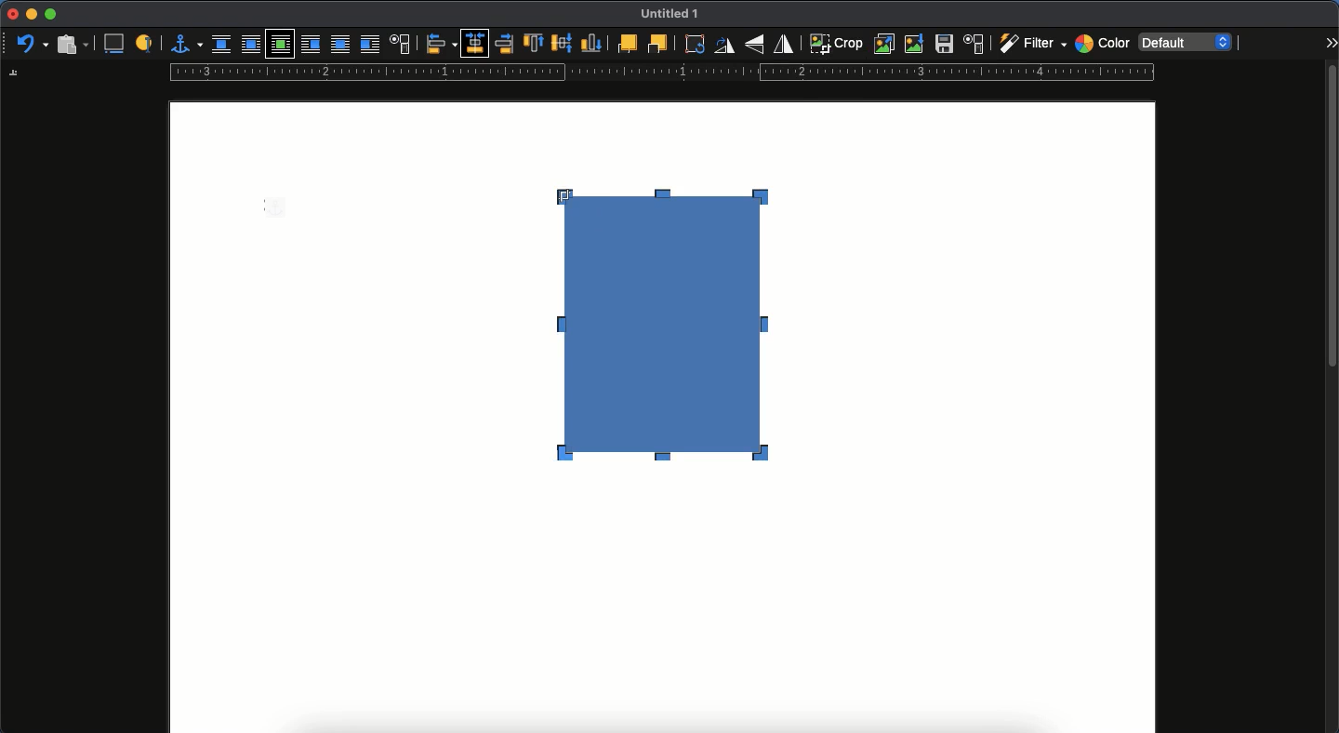 The width and height of the screenshot is (1339, 733). I want to click on expand, so click(1331, 42).